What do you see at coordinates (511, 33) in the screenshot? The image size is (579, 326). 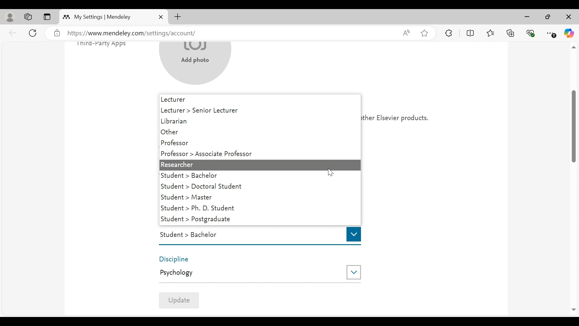 I see `Collections` at bounding box center [511, 33].